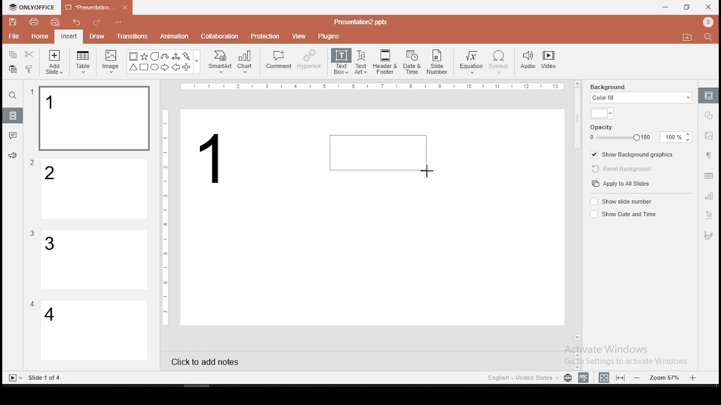  What do you see at coordinates (709, 95) in the screenshot?
I see `slide settings` at bounding box center [709, 95].